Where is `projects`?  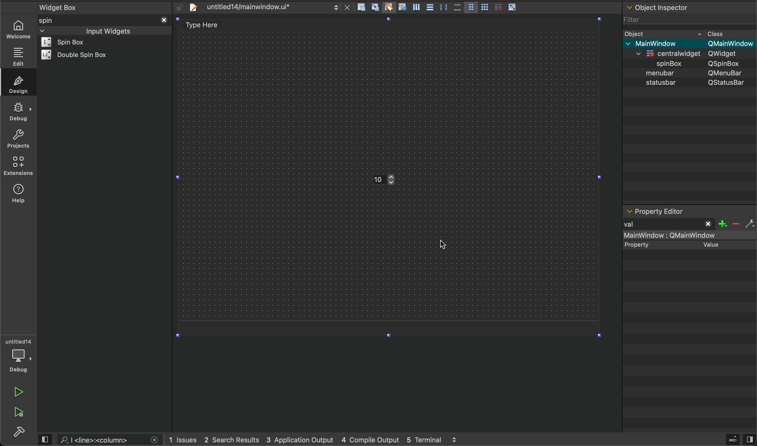
projects is located at coordinates (18, 139).